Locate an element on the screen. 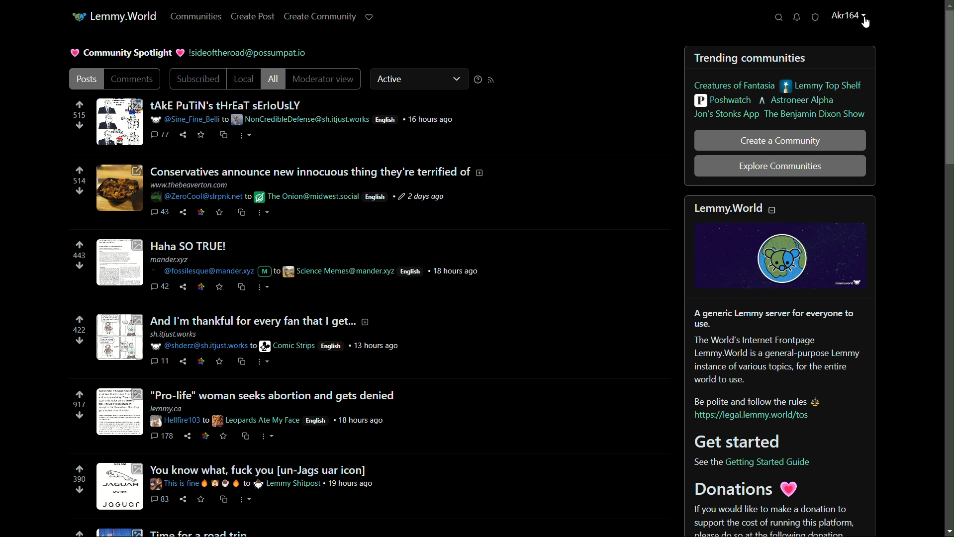 This screenshot has height=537, width=954. unread reports is located at coordinates (815, 17).